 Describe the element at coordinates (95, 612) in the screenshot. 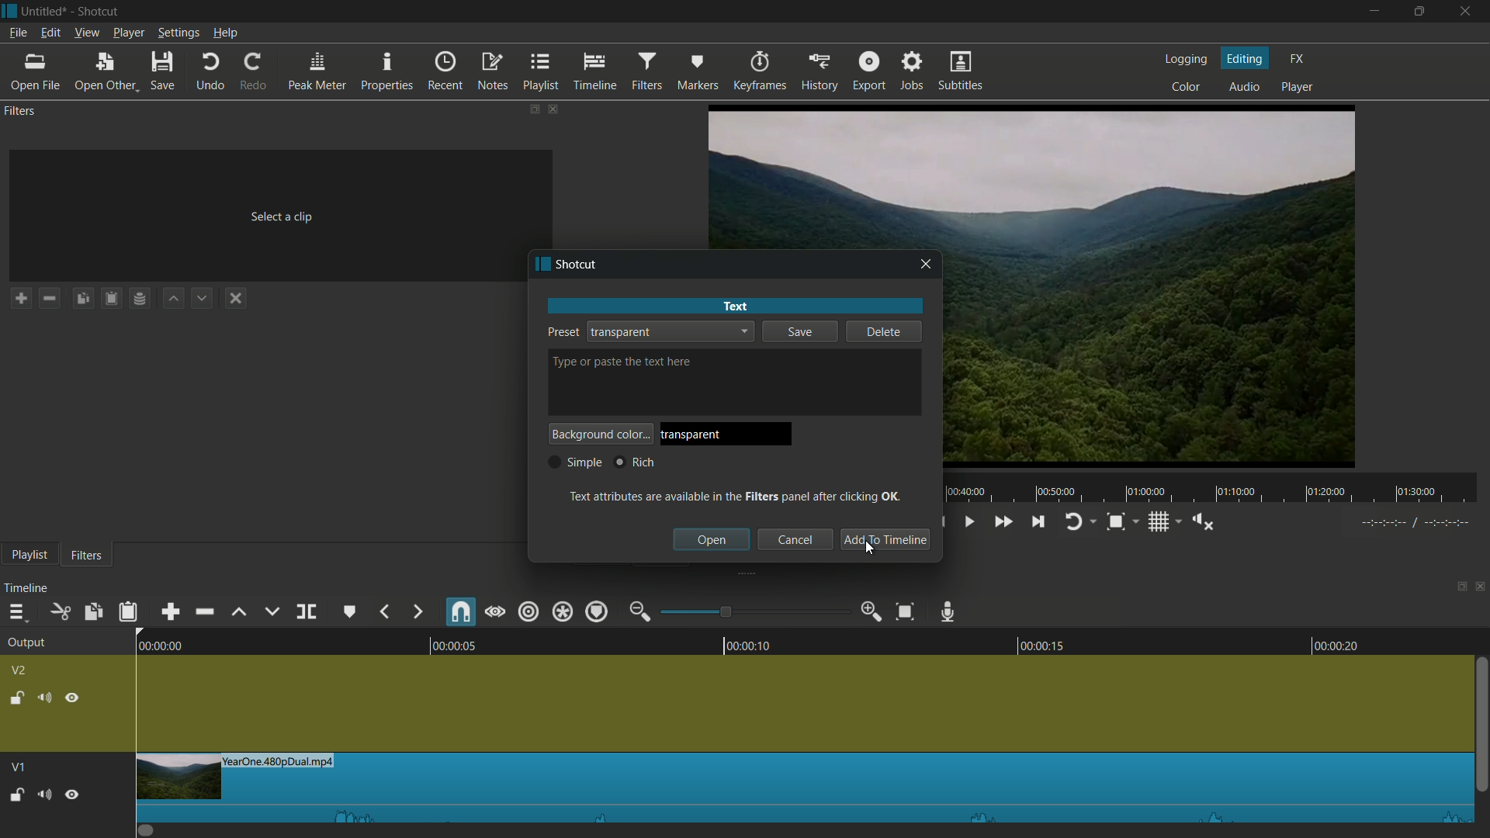

I see `copy` at that location.